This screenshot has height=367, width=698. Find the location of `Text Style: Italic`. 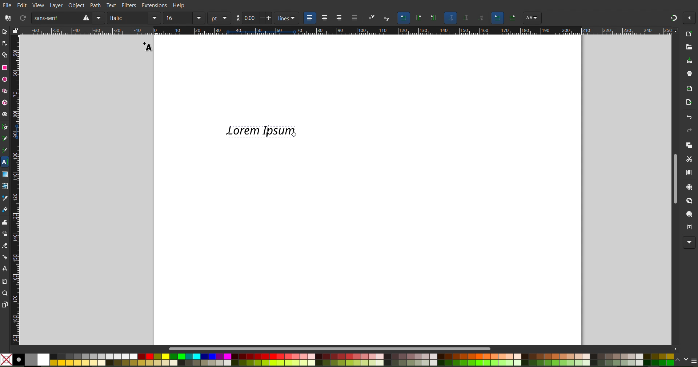

Text Style: Italic is located at coordinates (133, 18).